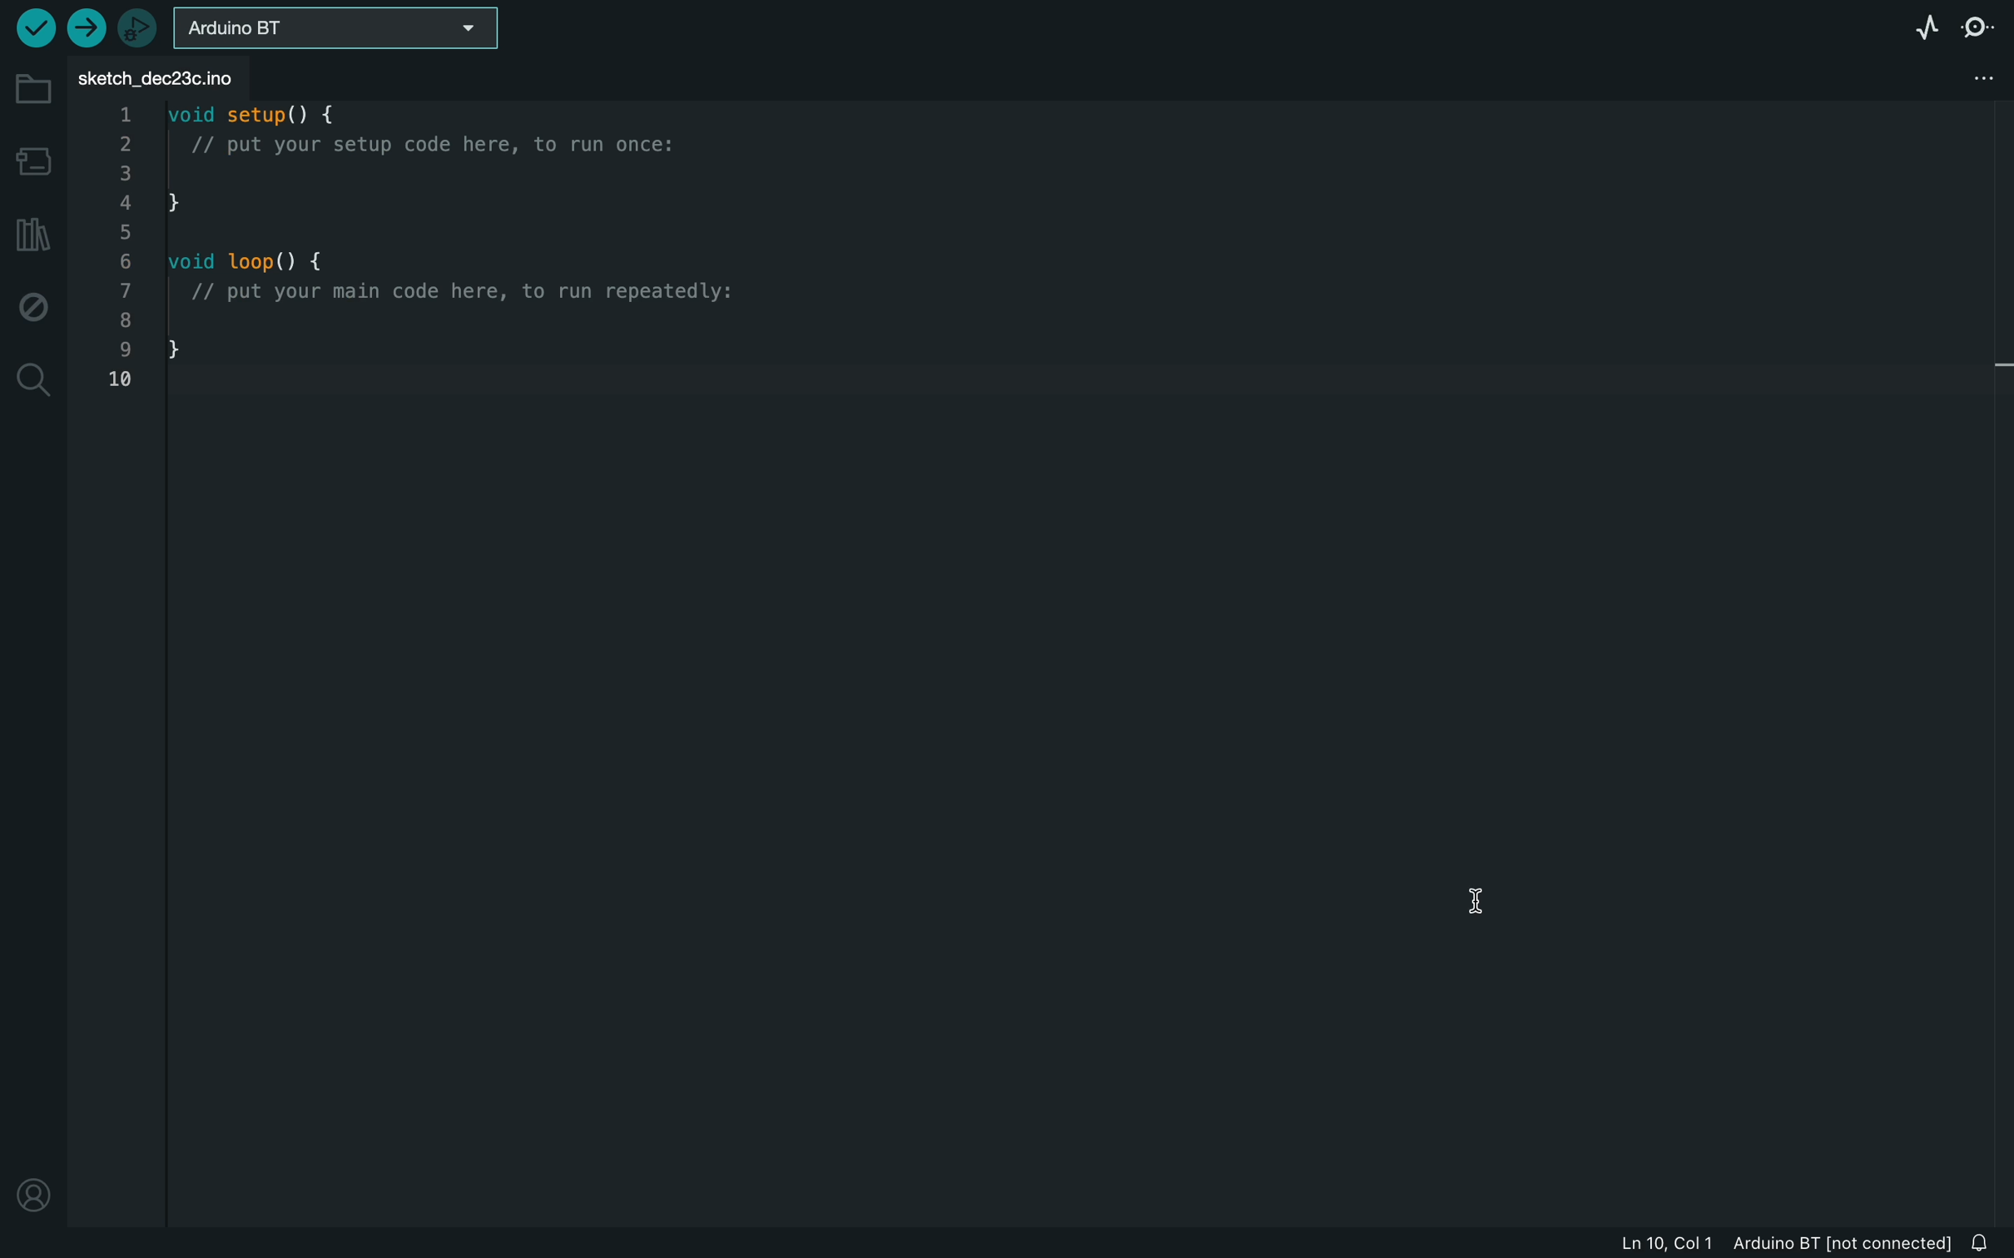 Image resolution: width=2014 pixels, height=1258 pixels. Describe the element at coordinates (411, 245) in the screenshot. I see `code` at that location.